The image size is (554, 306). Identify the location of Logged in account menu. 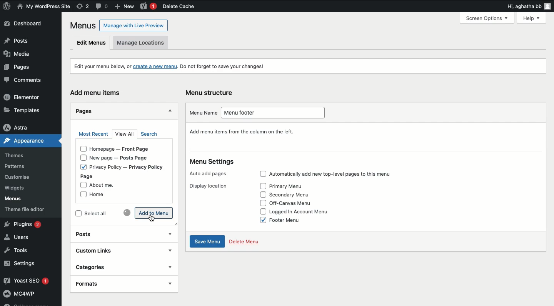
(305, 211).